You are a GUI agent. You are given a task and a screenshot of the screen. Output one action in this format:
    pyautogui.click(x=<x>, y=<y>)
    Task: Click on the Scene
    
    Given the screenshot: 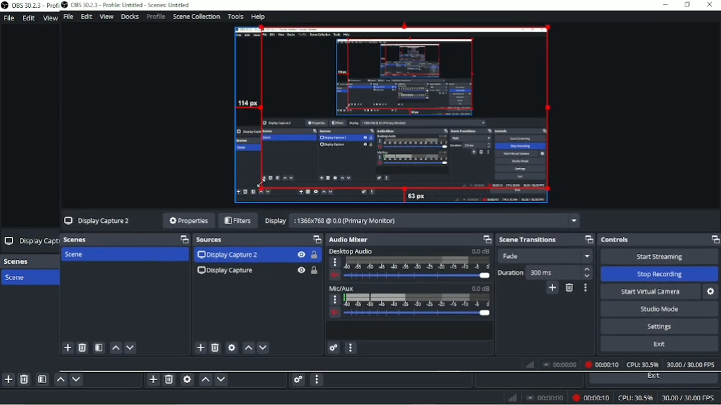 What is the action you would take?
    pyautogui.click(x=28, y=278)
    